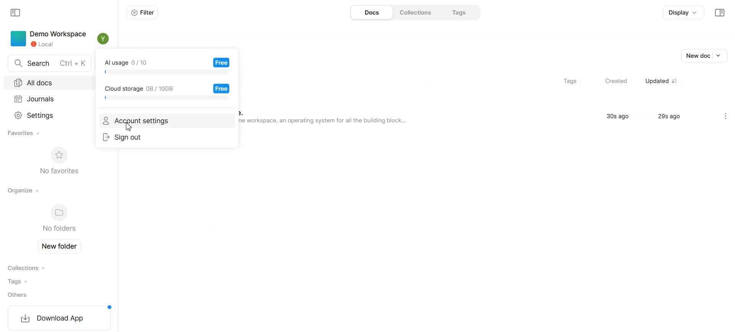  I want to click on Cursor, so click(129, 127).